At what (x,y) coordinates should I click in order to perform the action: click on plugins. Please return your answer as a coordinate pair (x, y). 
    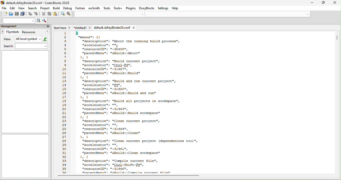
    Looking at the image, I should click on (132, 9).